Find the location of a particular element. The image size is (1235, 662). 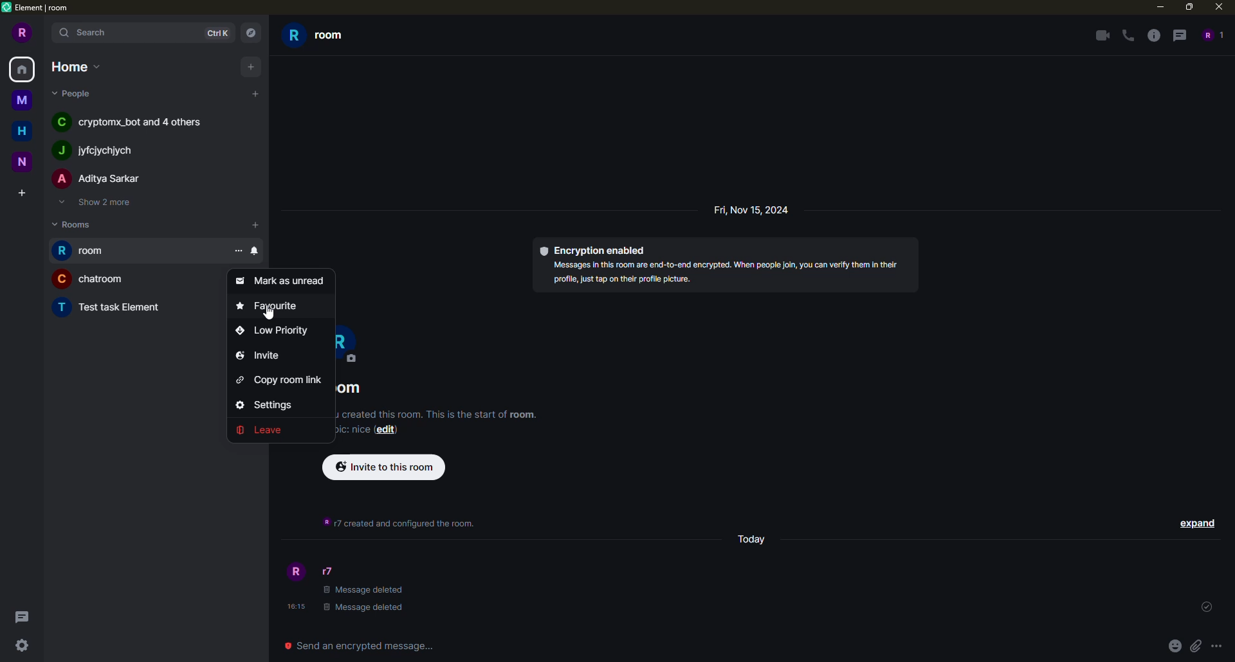

threads is located at coordinates (26, 616).